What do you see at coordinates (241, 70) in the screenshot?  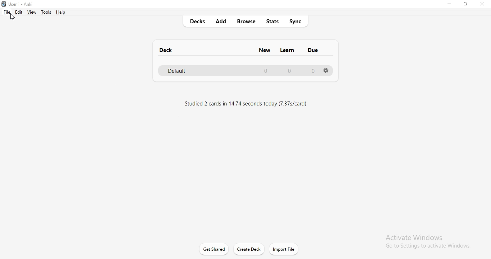 I see `defsult` at bounding box center [241, 70].